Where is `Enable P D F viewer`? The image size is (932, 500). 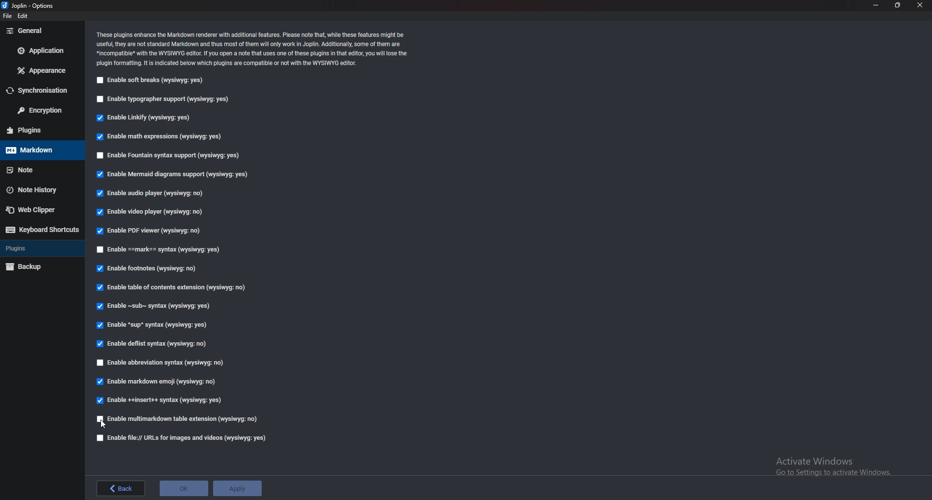
Enable P D F viewer is located at coordinates (147, 232).